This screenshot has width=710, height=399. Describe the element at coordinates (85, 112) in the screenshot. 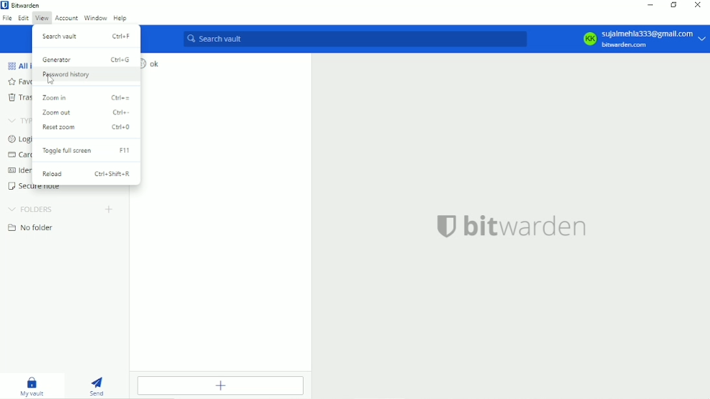

I see `Zoom out` at that location.